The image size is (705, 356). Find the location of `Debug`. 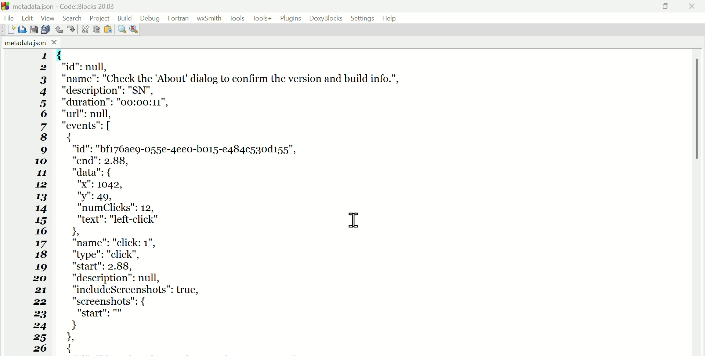

Debug is located at coordinates (149, 17).